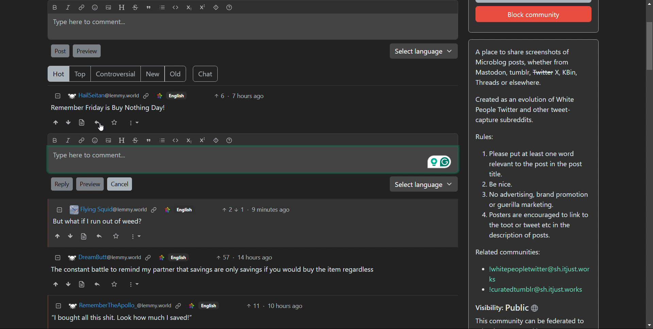 This screenshot has width=653, height=329. Describe the element at coordinates (73, 210) in the screenshot. I see `image` at that location.